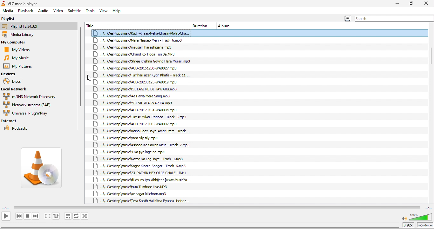 This screenshot has width=434, height=229. I want to click on 0.92x, so click(409, 225).